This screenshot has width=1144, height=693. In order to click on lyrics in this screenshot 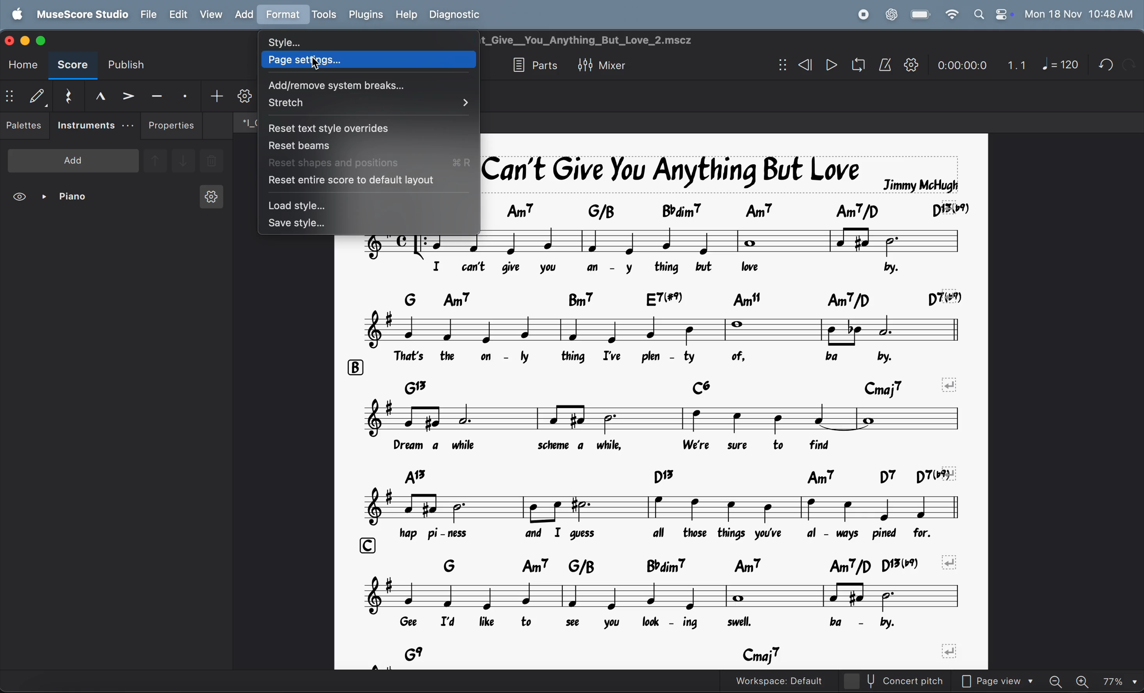, I will do `click(656, 448)`.